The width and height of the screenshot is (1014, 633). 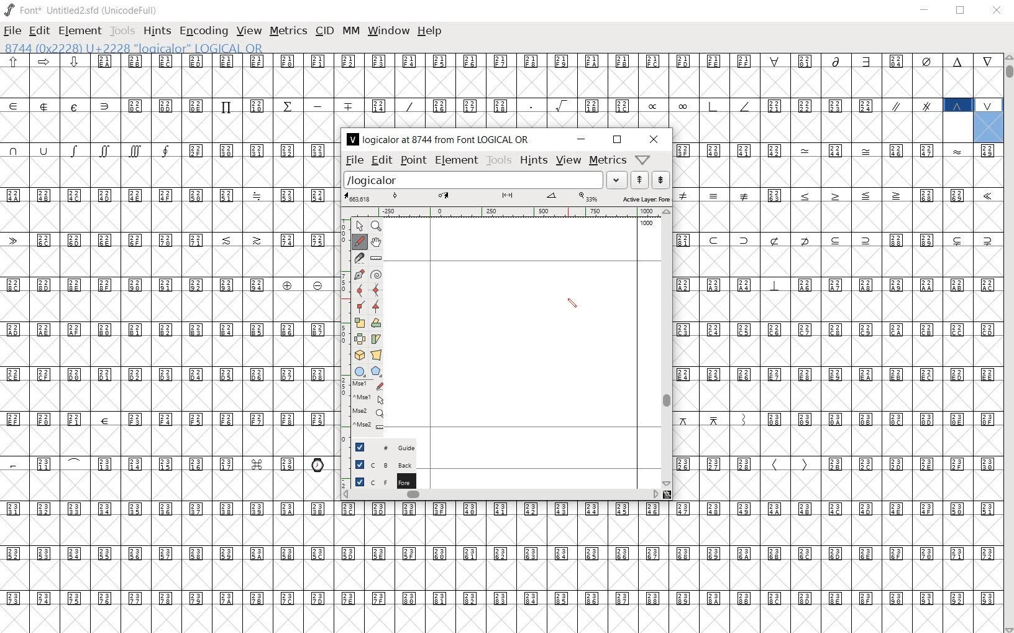 What do you see at coordinates (670, 589) in the screenshot?
I see `glyph characters` at bounding box center [670, 589].